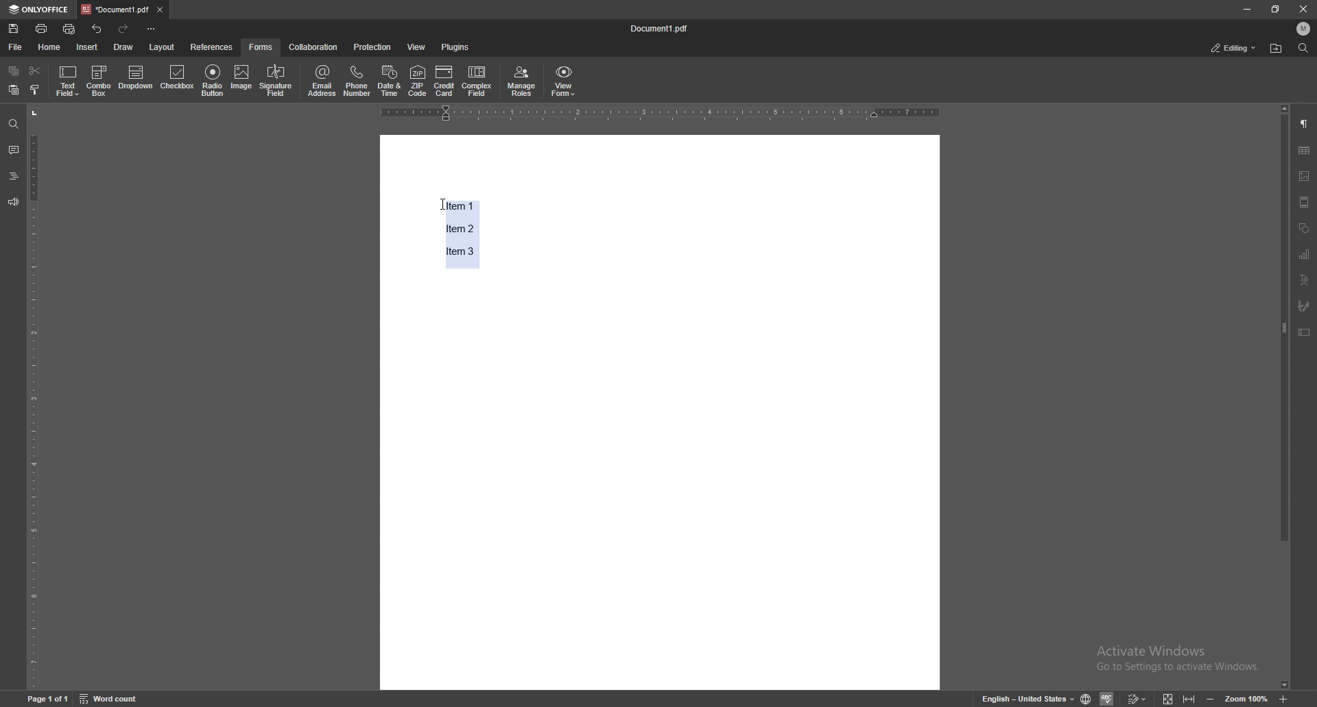  I want to click on phone number, so click(357, 80).